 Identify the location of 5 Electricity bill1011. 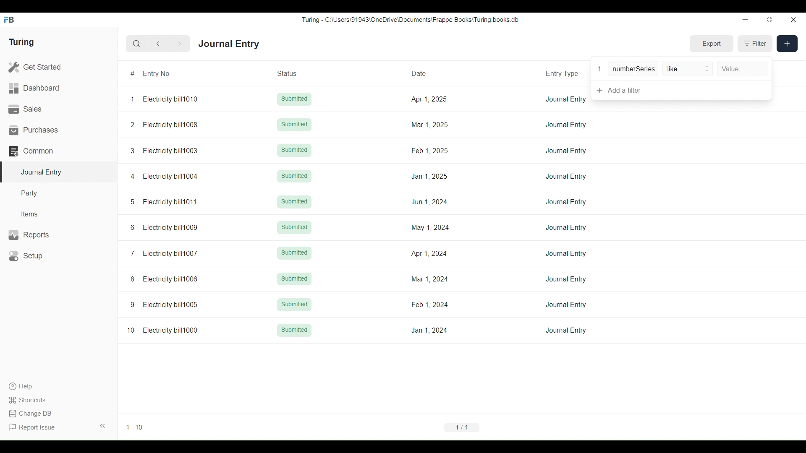
(163, 202).